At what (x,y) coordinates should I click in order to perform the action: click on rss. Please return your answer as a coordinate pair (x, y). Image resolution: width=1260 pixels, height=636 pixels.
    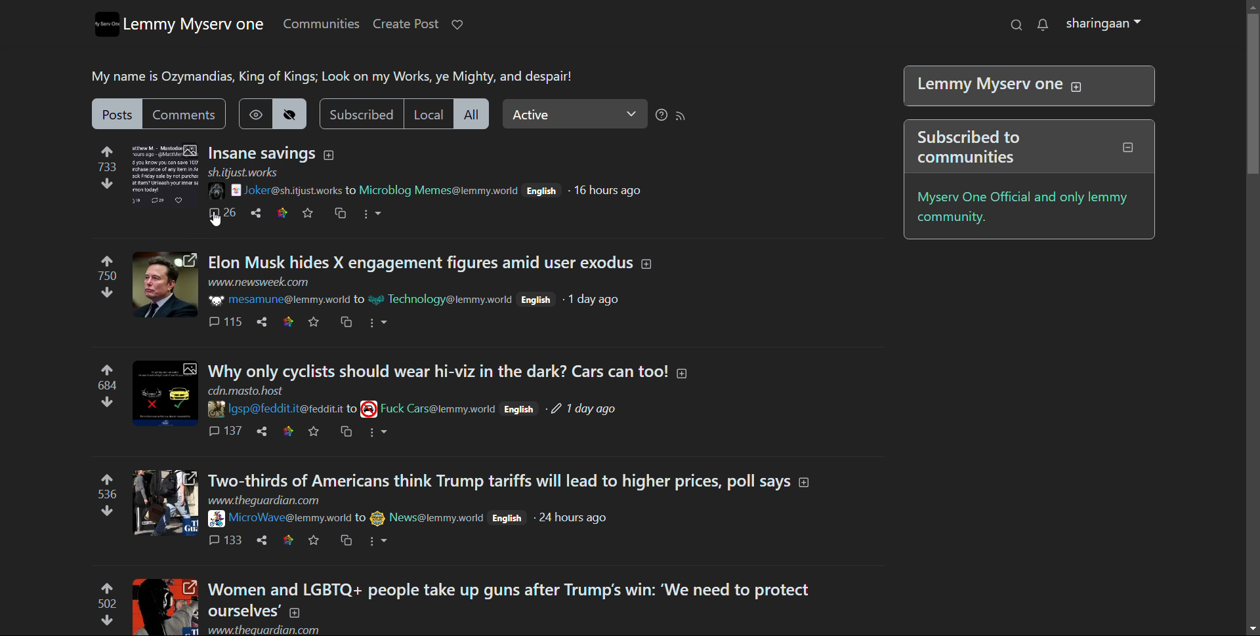
    Looking at the image, I should click on (681, 115).